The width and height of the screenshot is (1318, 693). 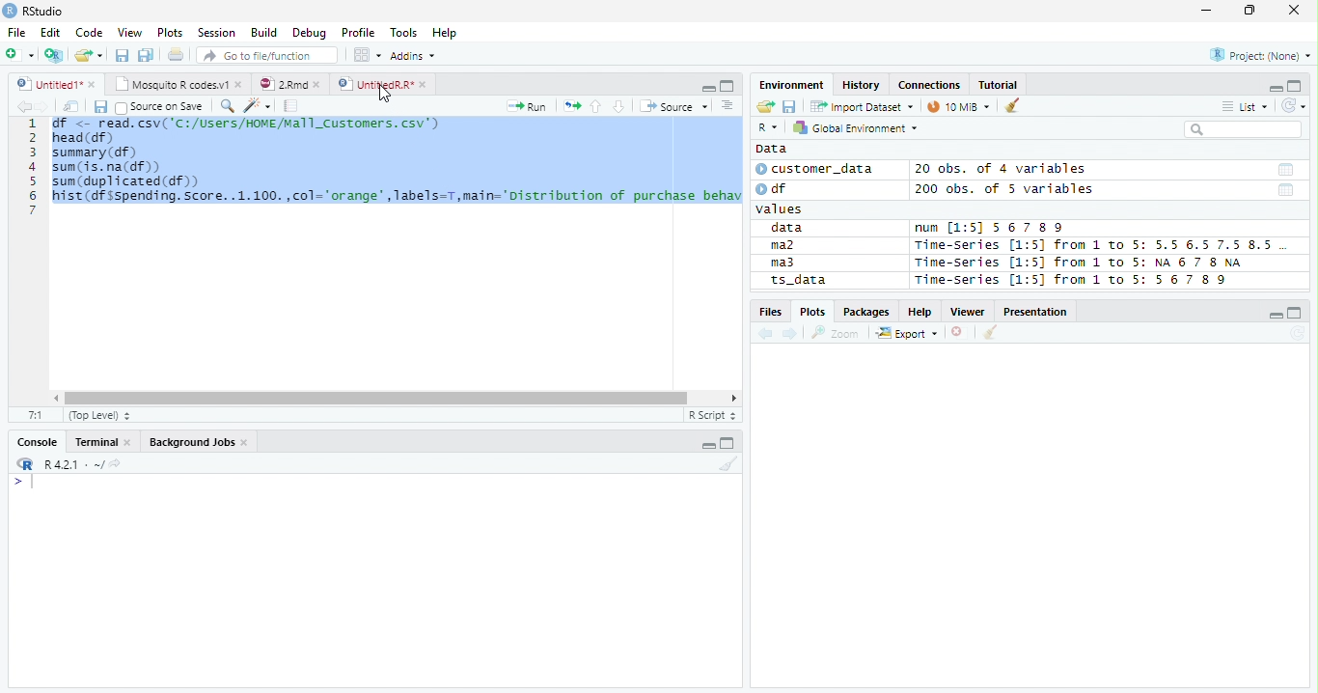 I want to click on Tutorial, so click(x=999, y=84).